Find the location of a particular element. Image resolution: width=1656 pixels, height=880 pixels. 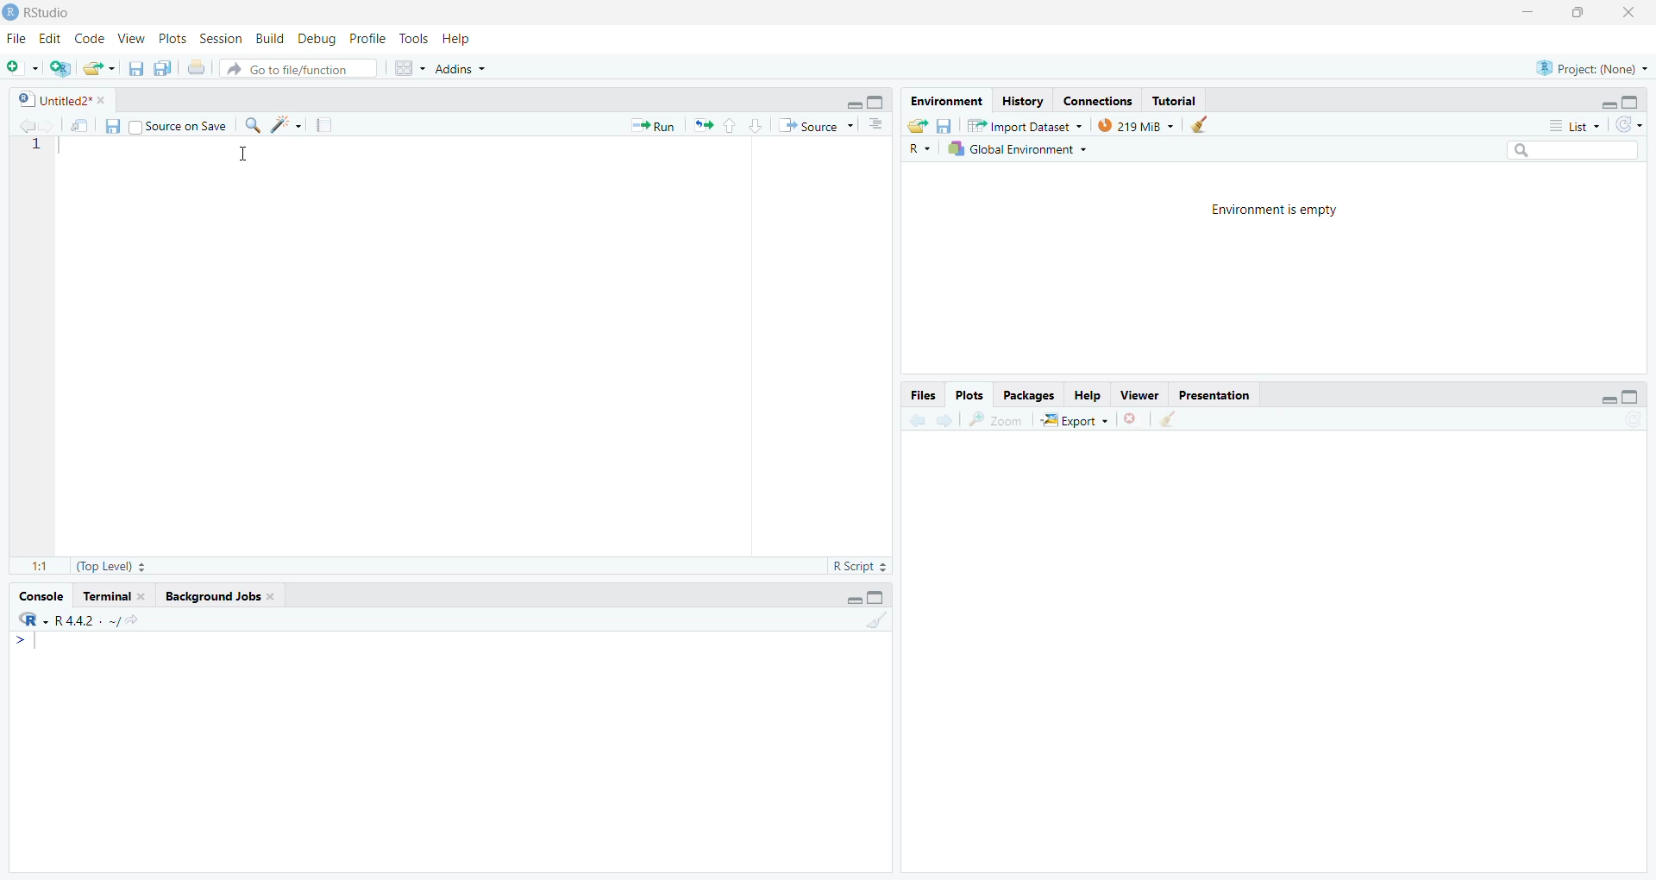

Session is located at coordinates (222, 38).